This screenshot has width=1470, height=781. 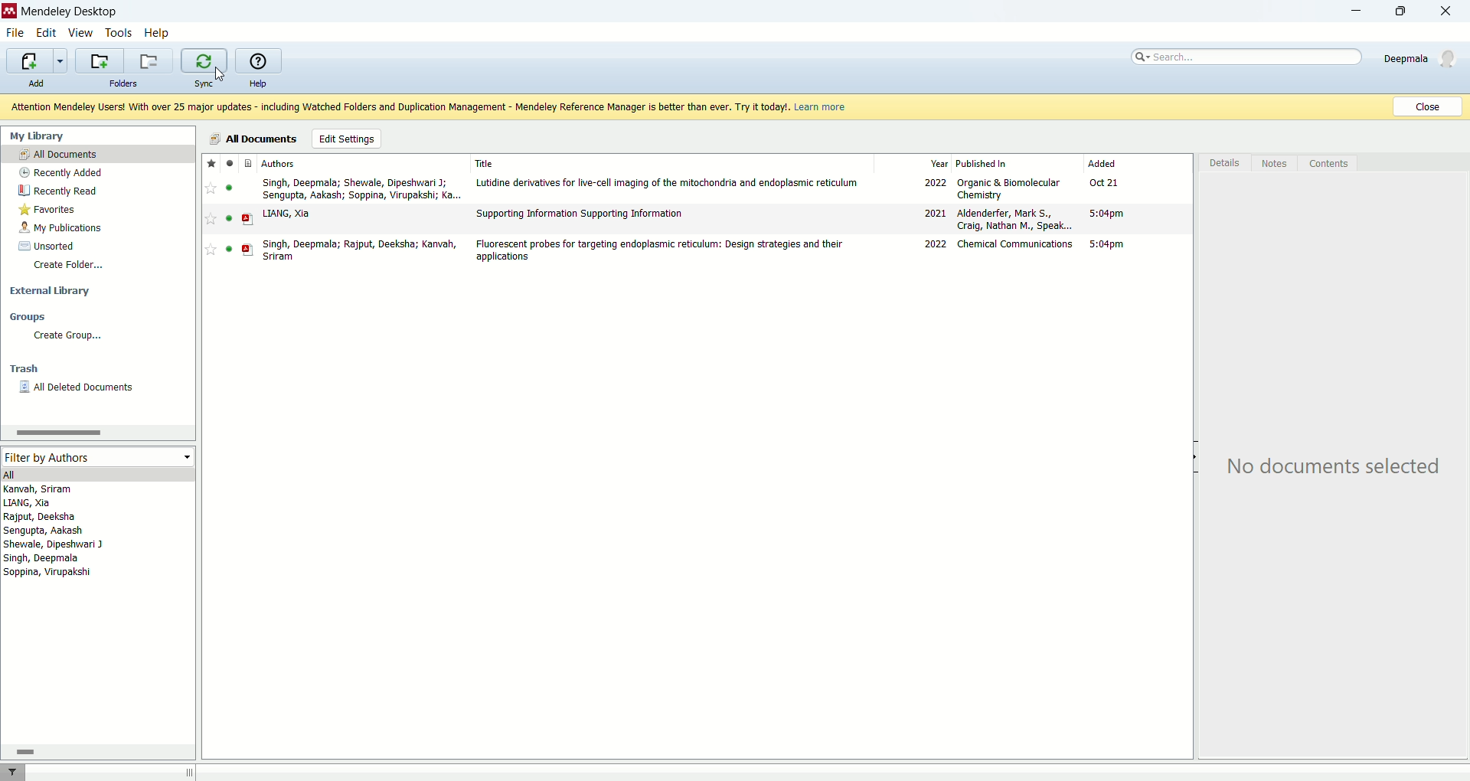 What do you see at coordinates (363, 250) in the screenshot?
I see `Singh, Deepmala; Rajput, Deeksha; Kanvah, Sriram` at bounding box center [363, 250].